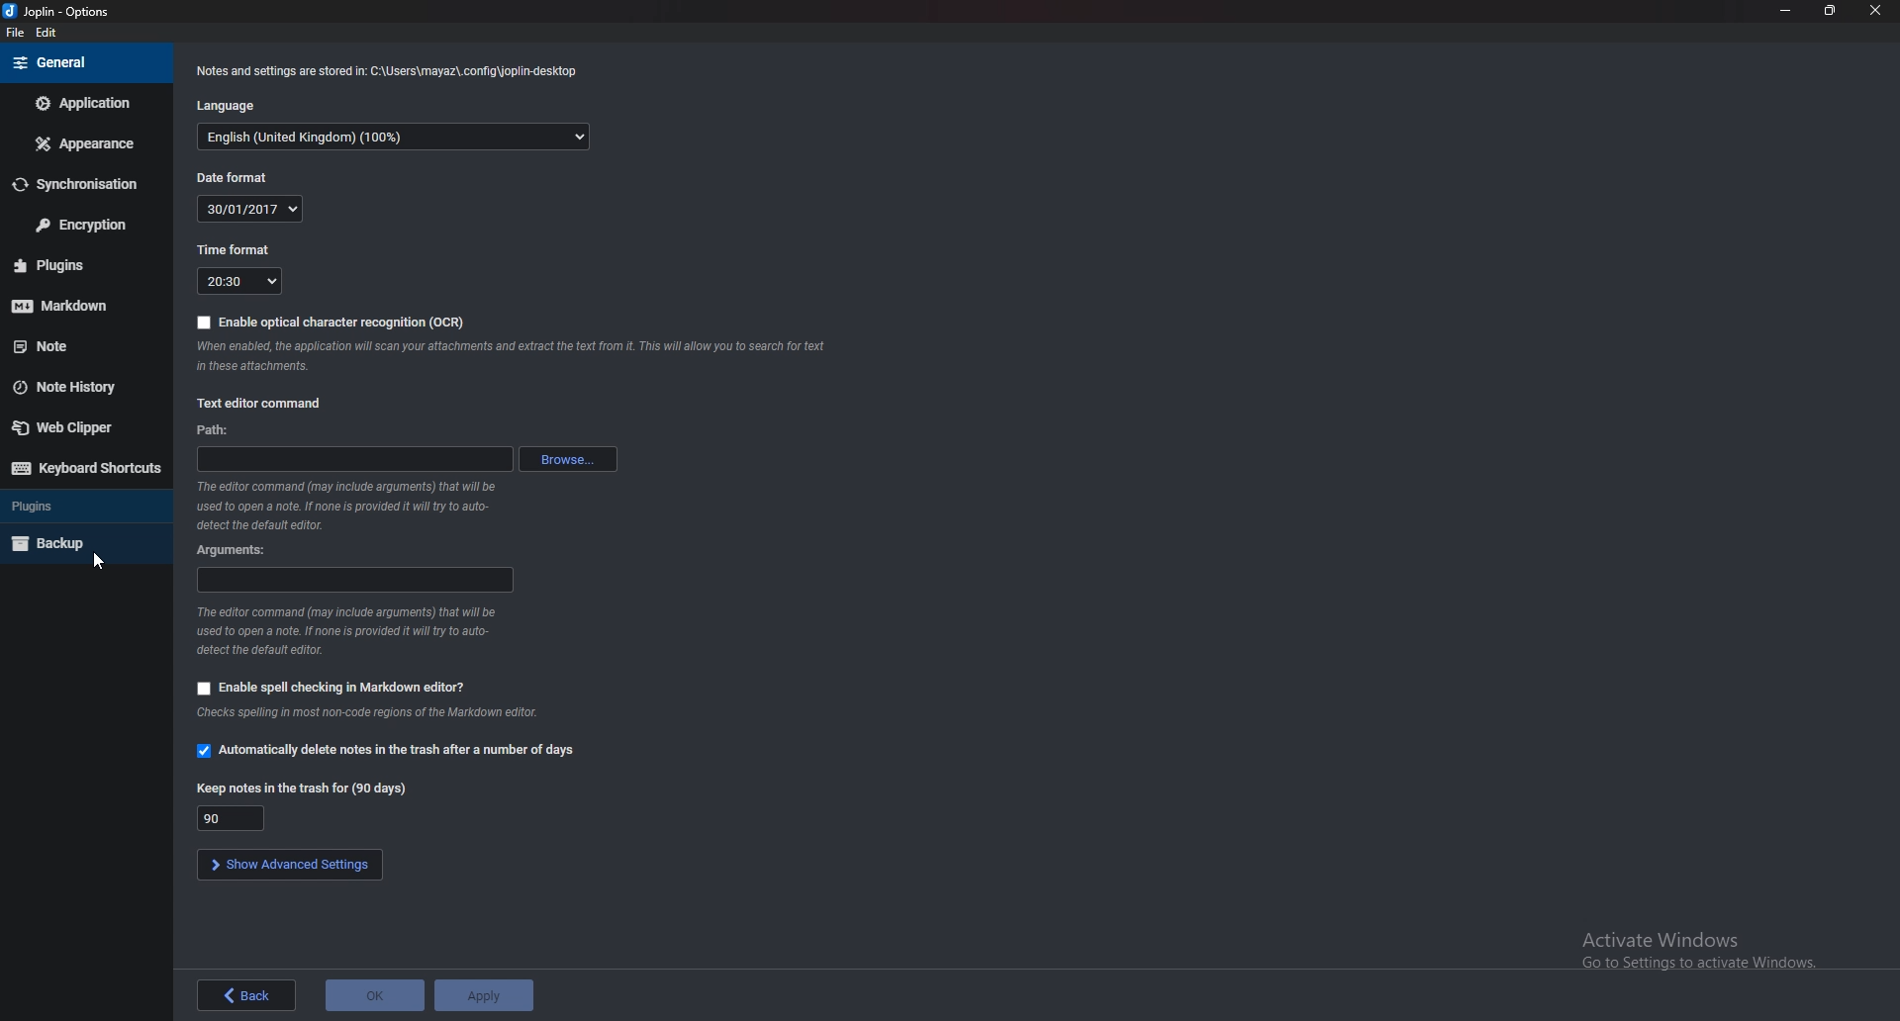 The image size is (1900, 1021). I want to click on Browse, so click(570, 459).